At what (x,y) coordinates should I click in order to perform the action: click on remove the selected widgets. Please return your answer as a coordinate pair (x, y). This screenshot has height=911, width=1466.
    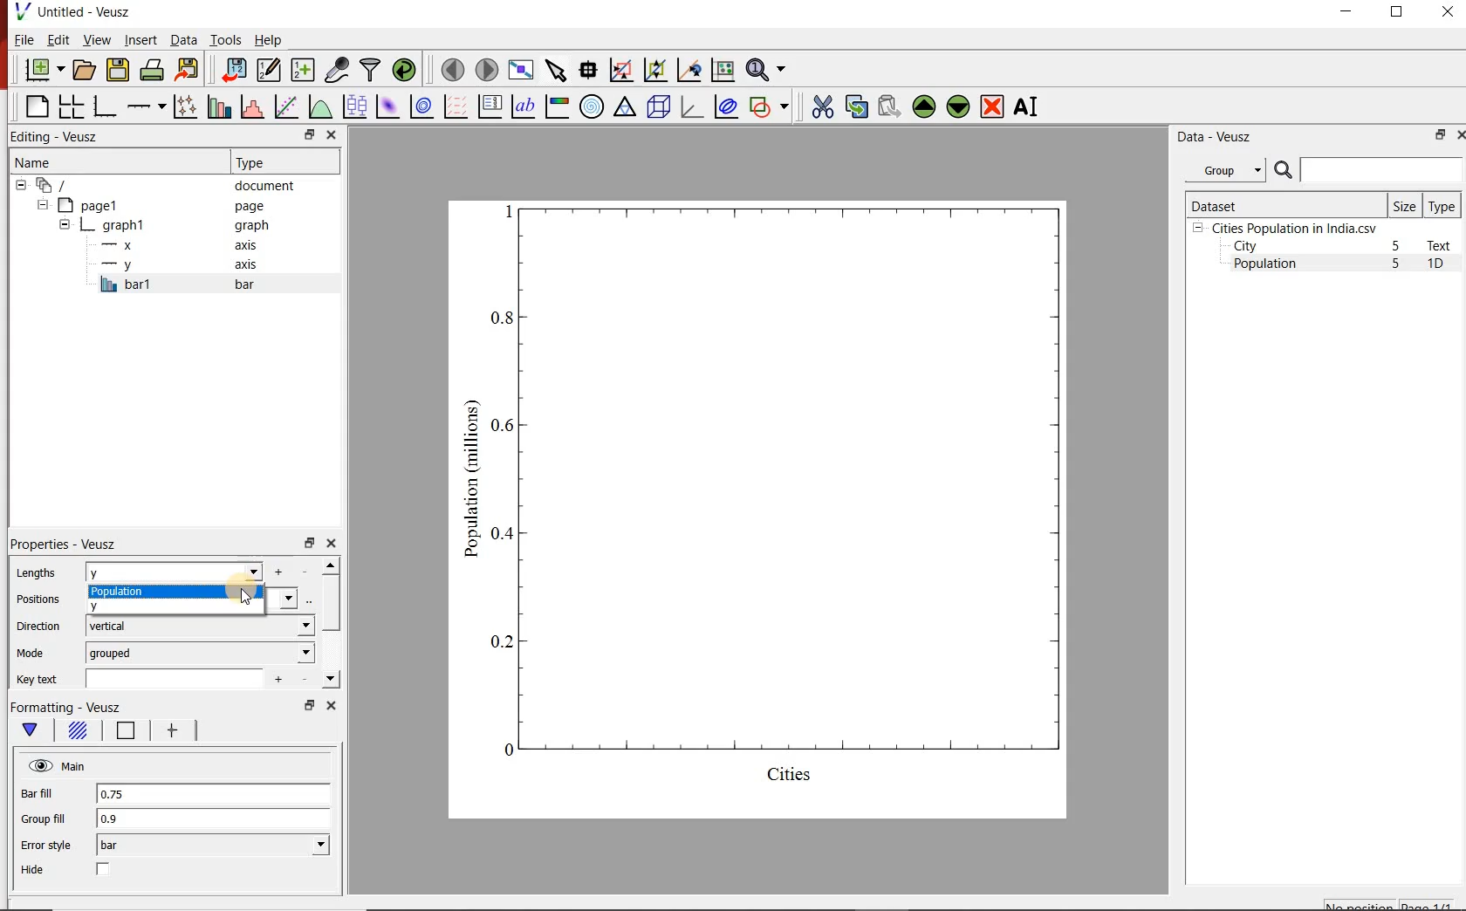
    Looking at the image, I should click on (994, 106).